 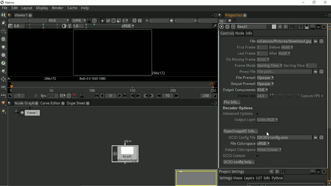 What do you see at coordinates (268, 134) in the screenshot?
I see `Cursor` at bounding box center [268, 134].